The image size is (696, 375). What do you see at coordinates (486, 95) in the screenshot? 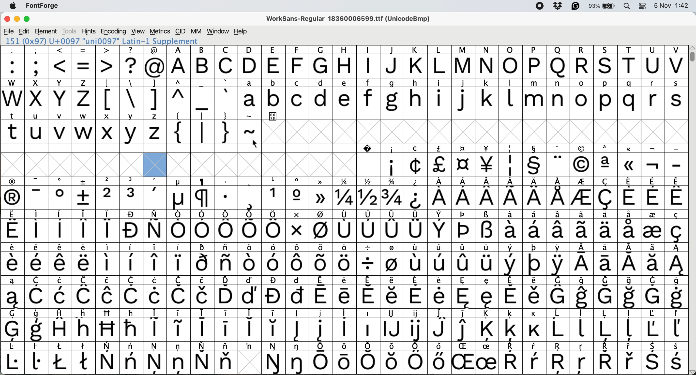
I see `k` at bounding box center [486, 95].